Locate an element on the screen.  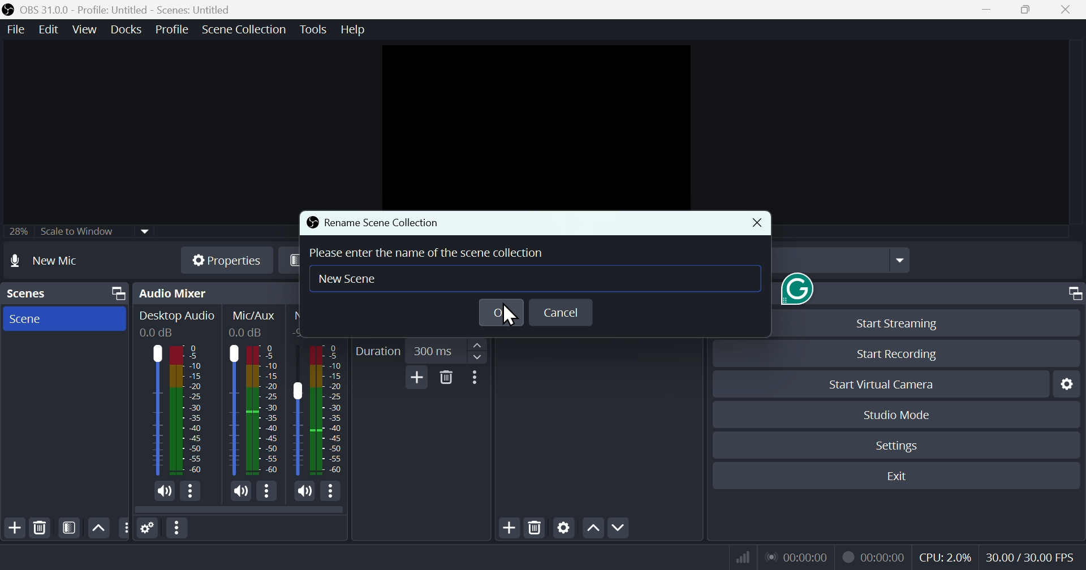
obs studio icon is located at coordinates (11, 9).